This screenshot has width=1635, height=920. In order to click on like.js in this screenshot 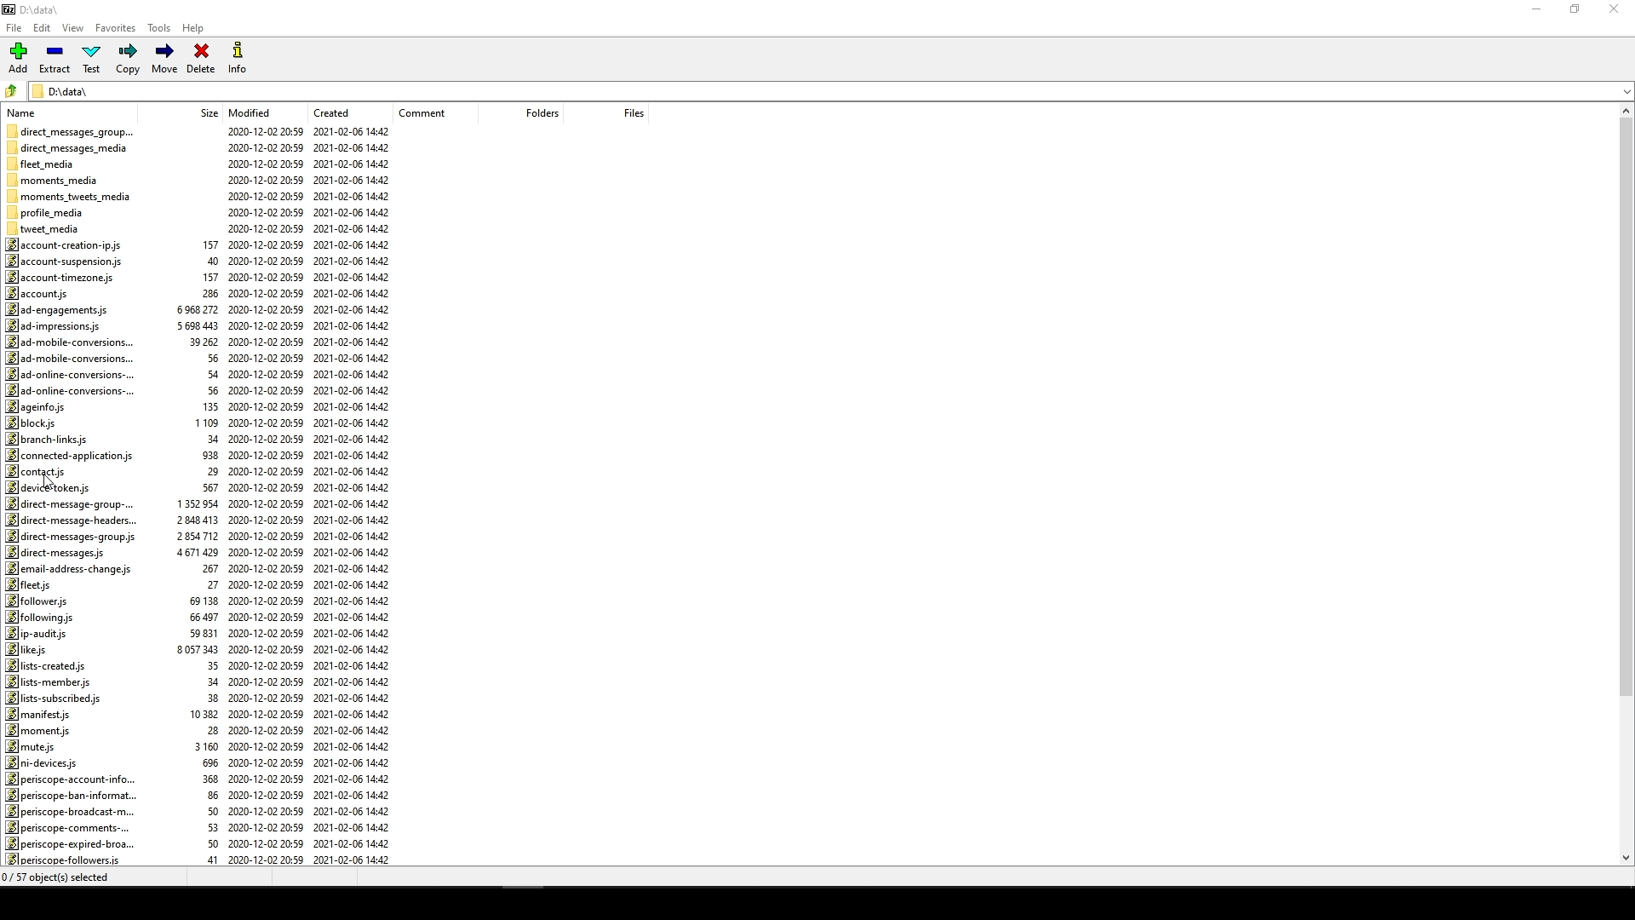, I will do `click(32, 650)`.